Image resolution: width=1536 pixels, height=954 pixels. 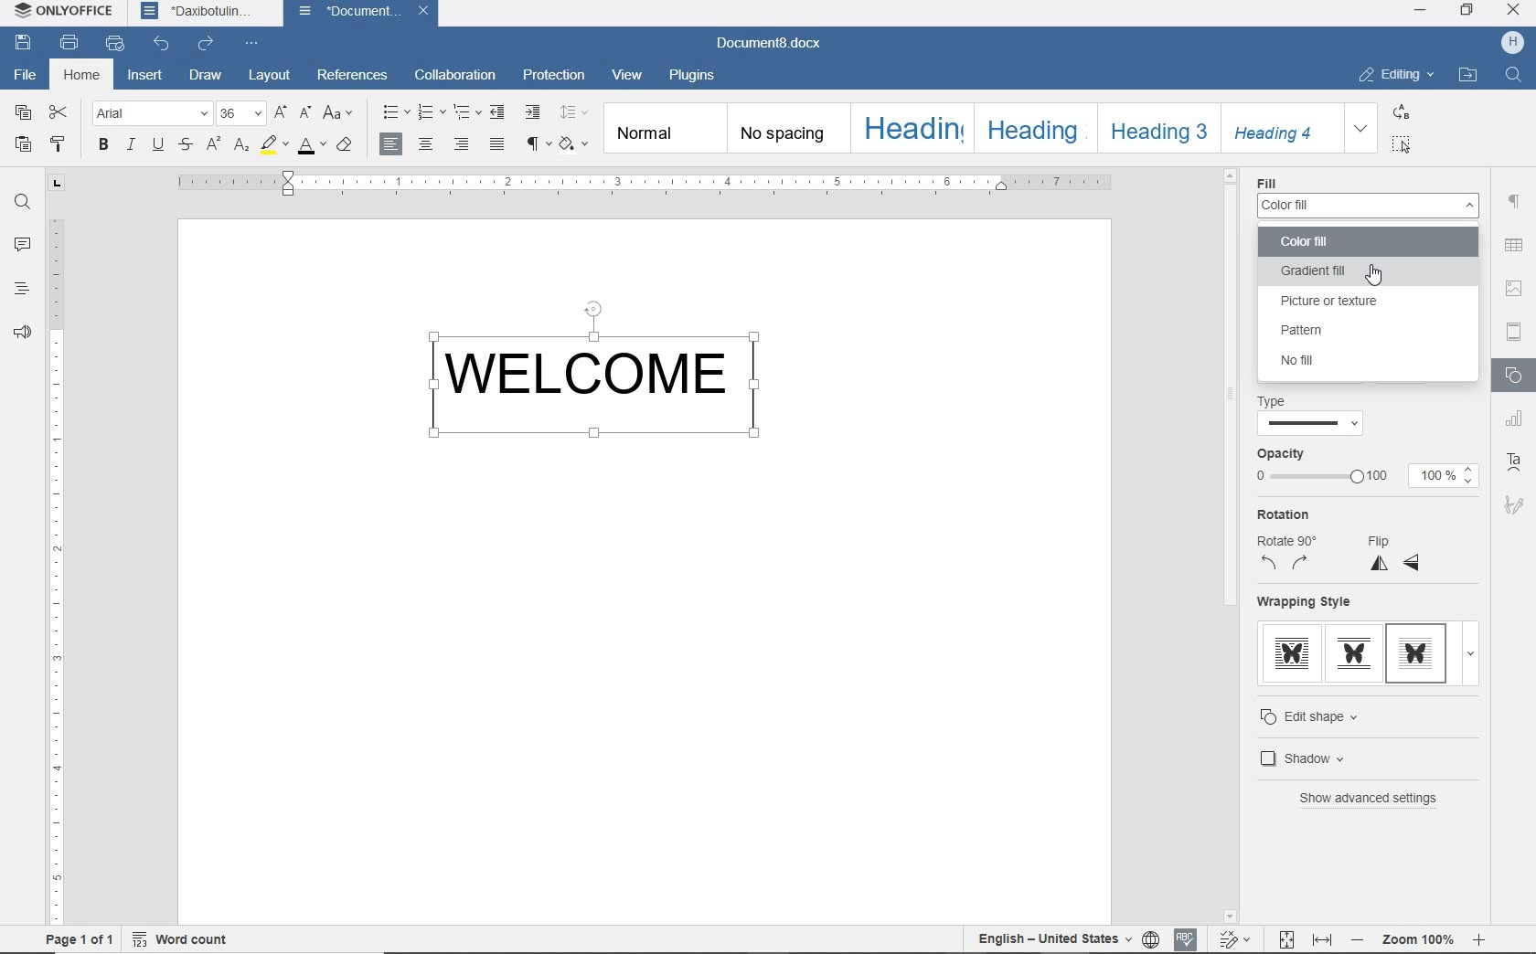 What do you see at coordinates (1328, 716) in the screenshot?
I see `edit shape` at bounding box center [1328, 716].